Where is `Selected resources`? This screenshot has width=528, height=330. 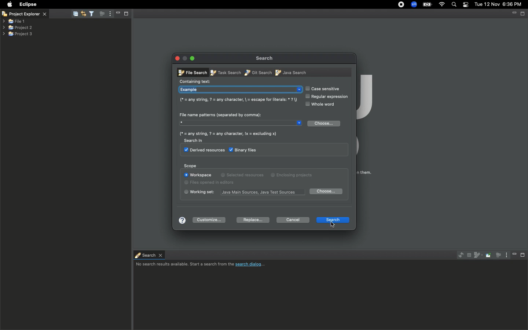
Selected resources is located at coordinates (243, 175).